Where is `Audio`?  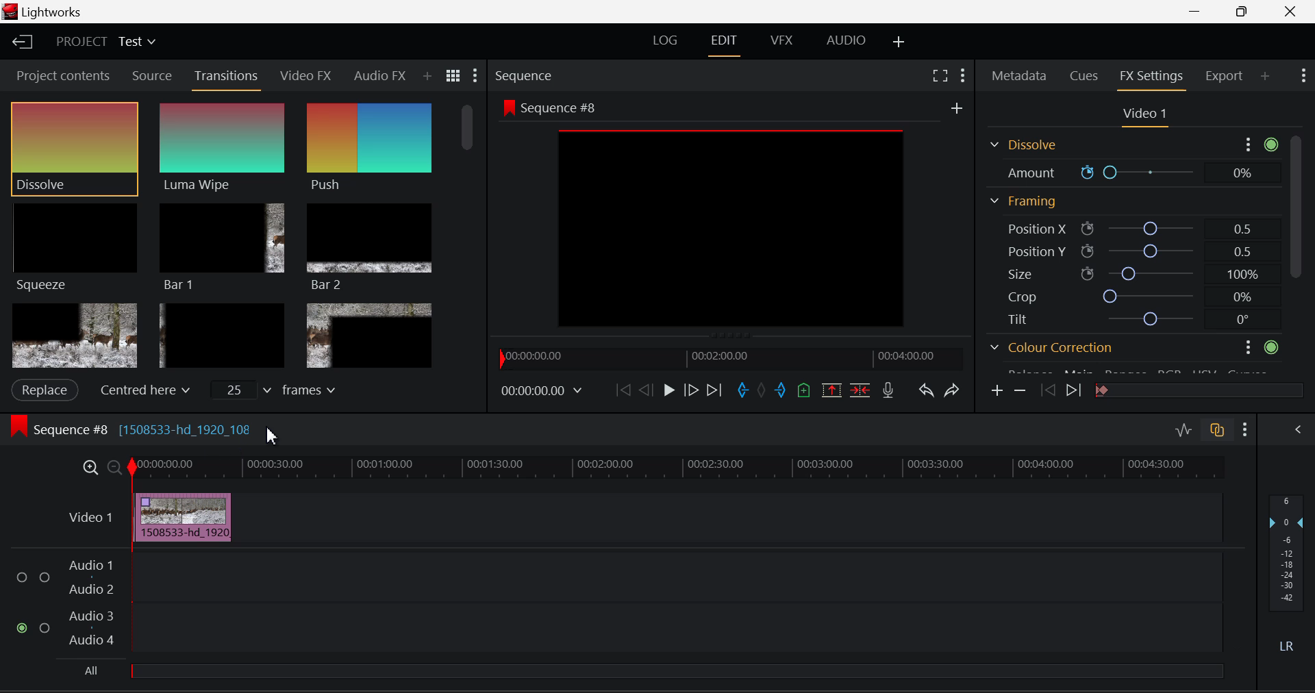 Audio is located at coordinates (363, 75).